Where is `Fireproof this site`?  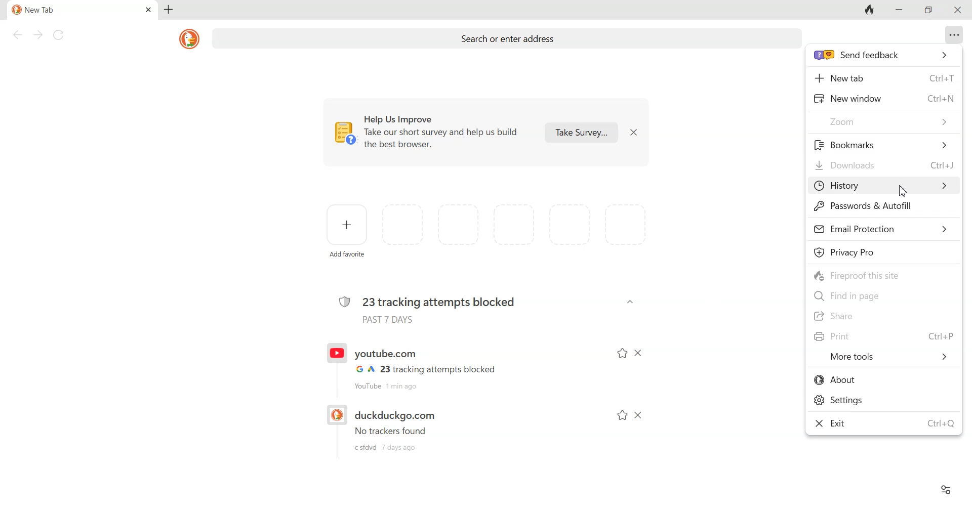 Fireproof this site is located at coordinates (884, 275).